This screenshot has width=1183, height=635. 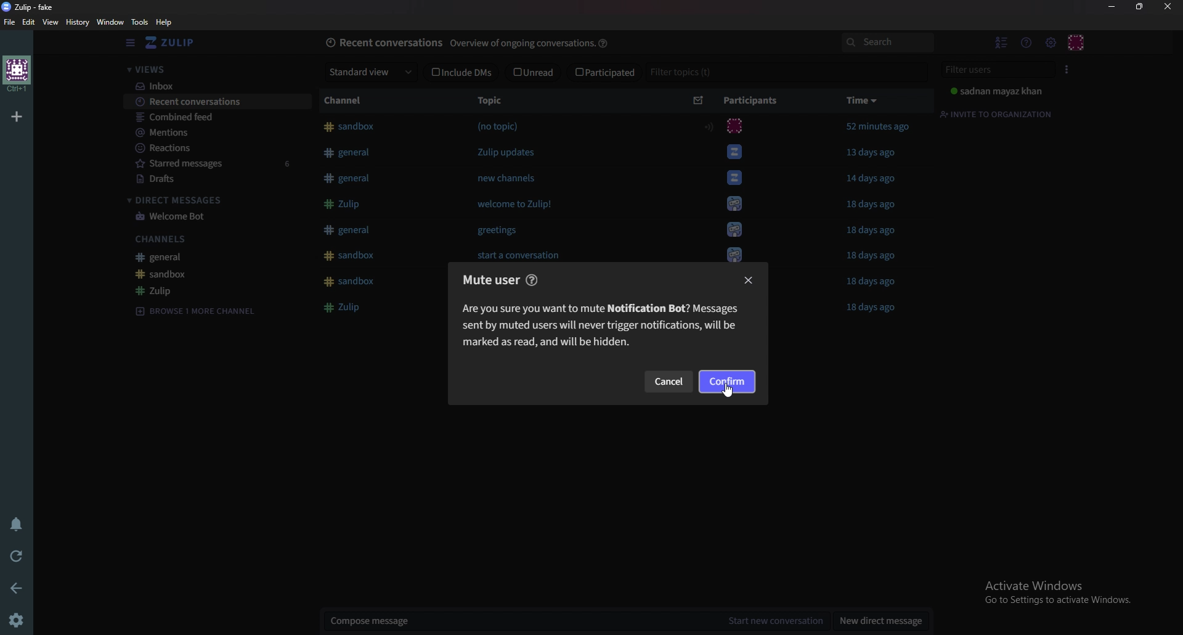 What do you see at coordinates (711, 128) in the screenshot?
I see `Range` at bounding box center [711, 128].